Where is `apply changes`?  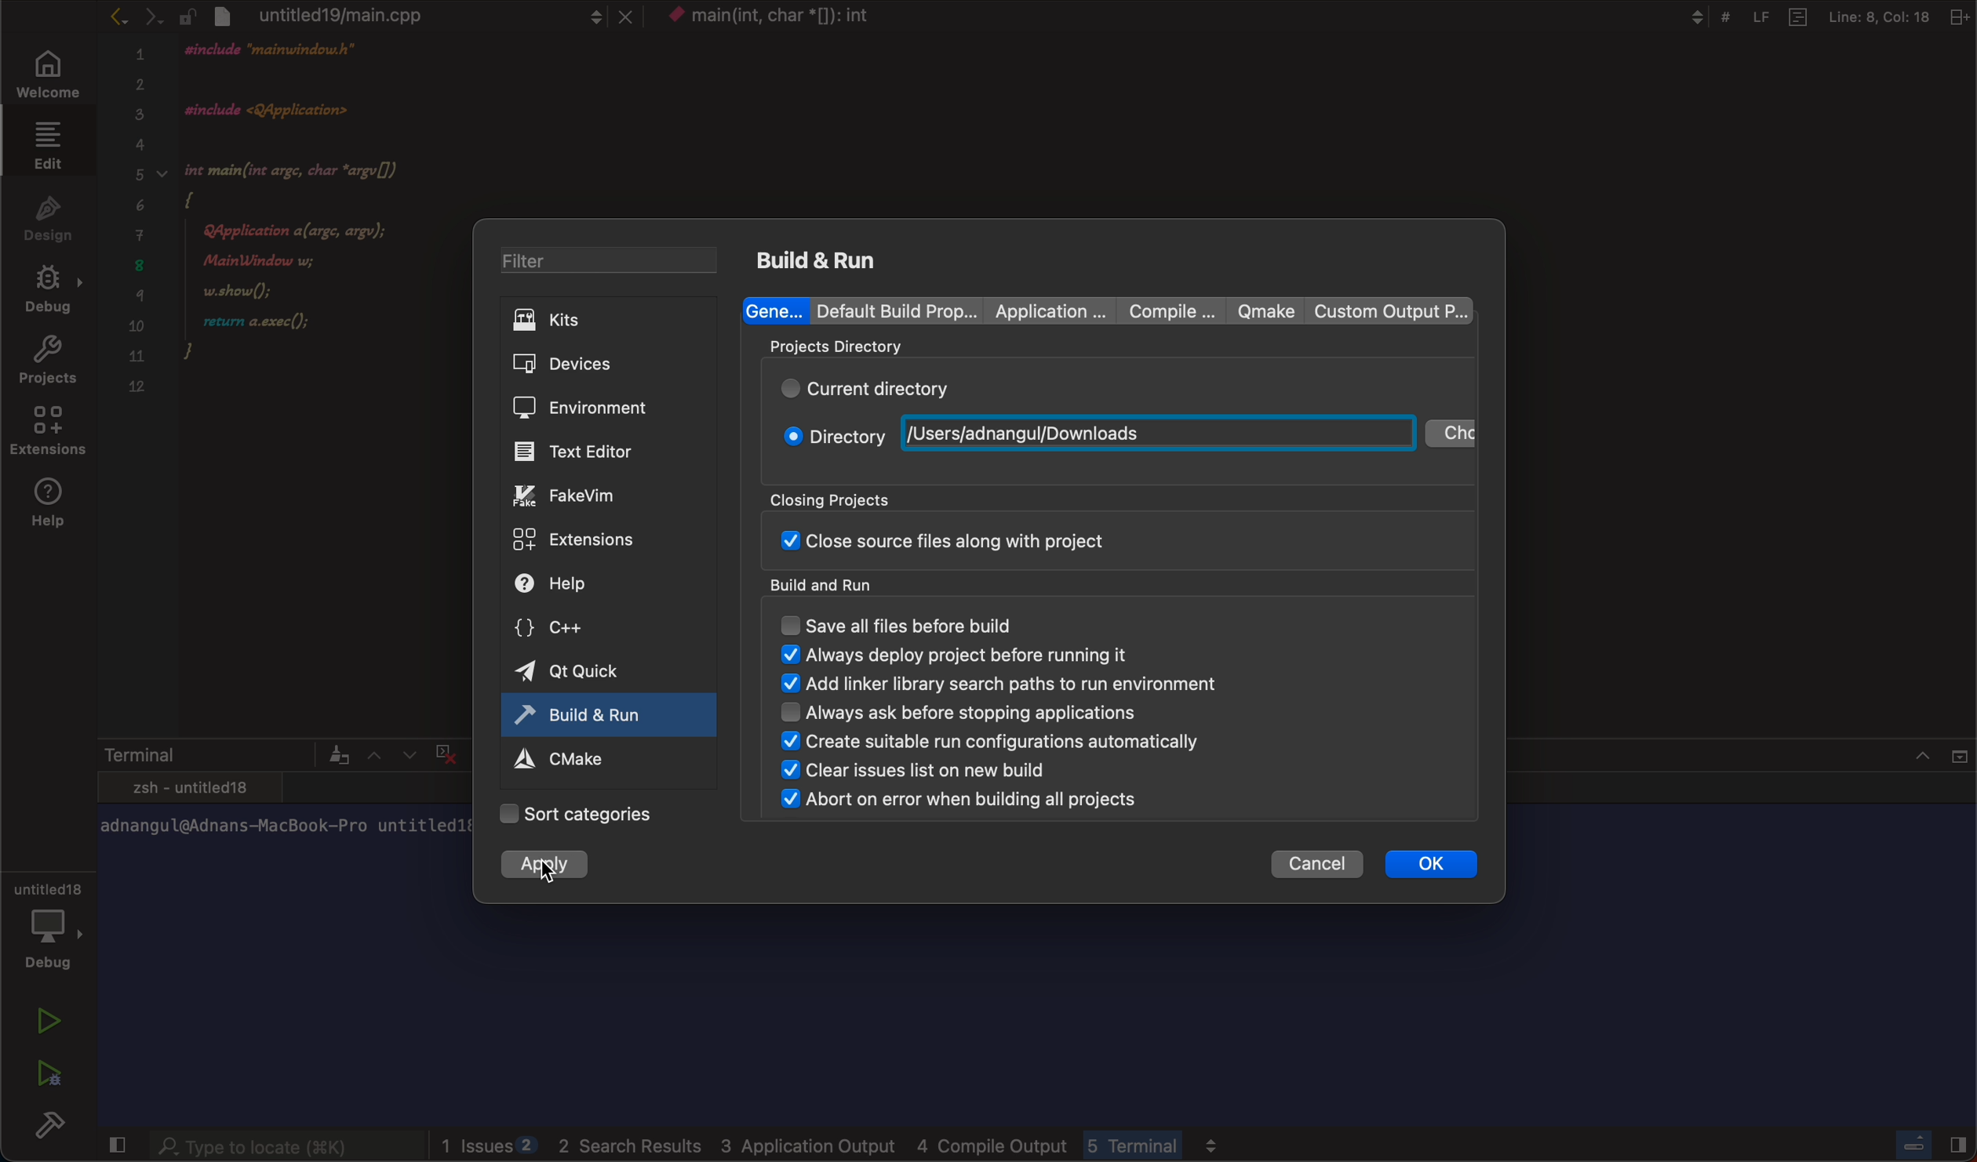
apply changes is located at coordinates (544, 864).